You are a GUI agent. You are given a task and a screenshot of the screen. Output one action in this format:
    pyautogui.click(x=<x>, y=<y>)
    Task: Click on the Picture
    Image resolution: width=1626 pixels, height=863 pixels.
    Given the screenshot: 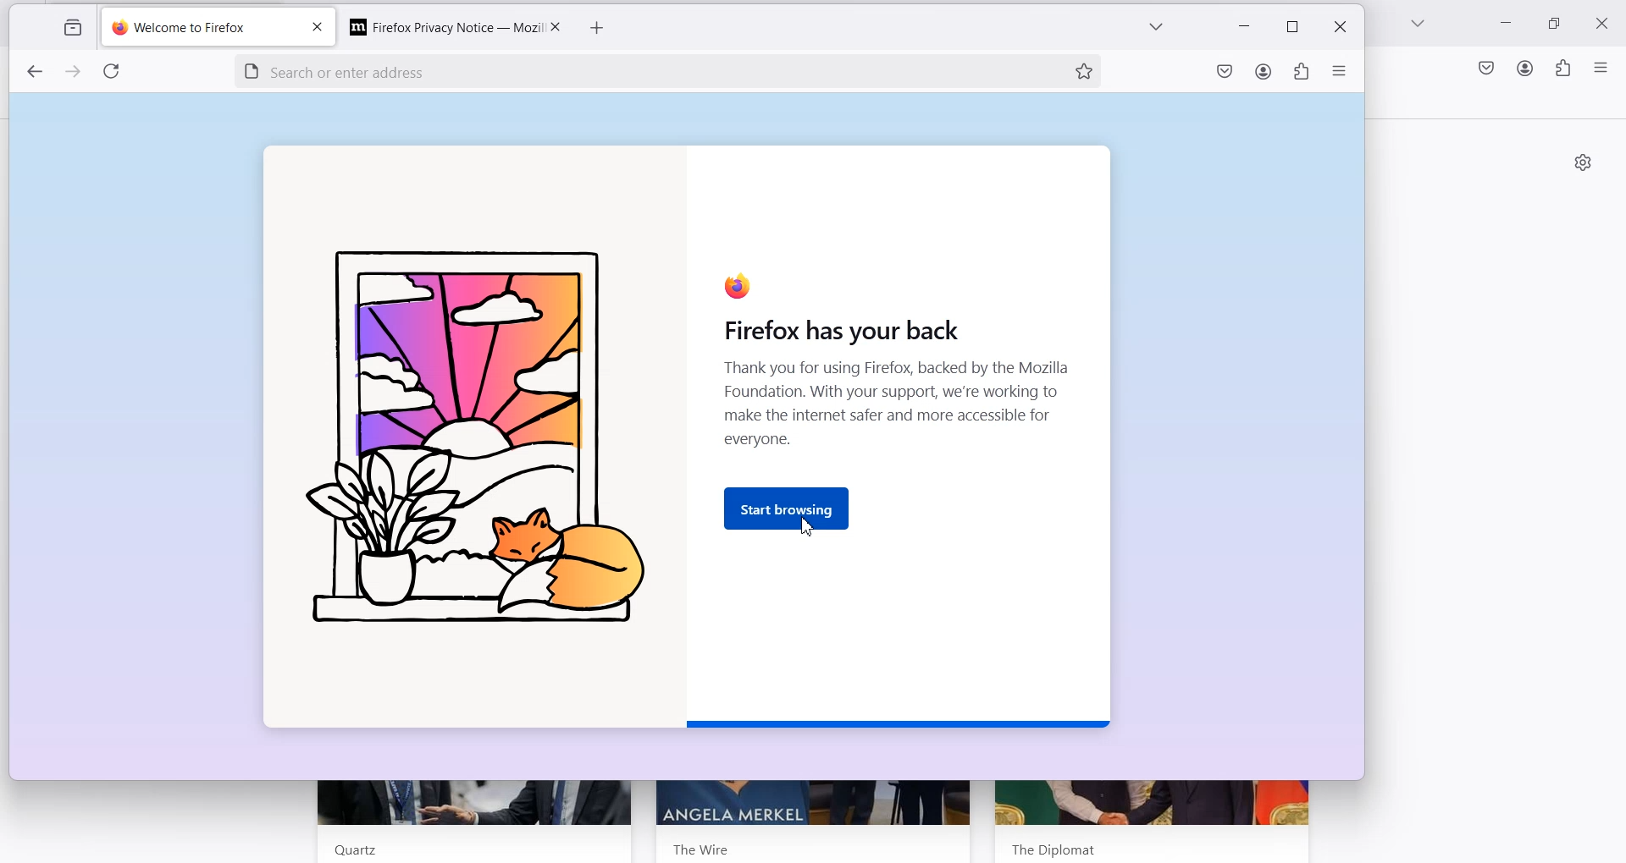 What is the action you would take?
    pyautogui.click(x=472, y=440)
    